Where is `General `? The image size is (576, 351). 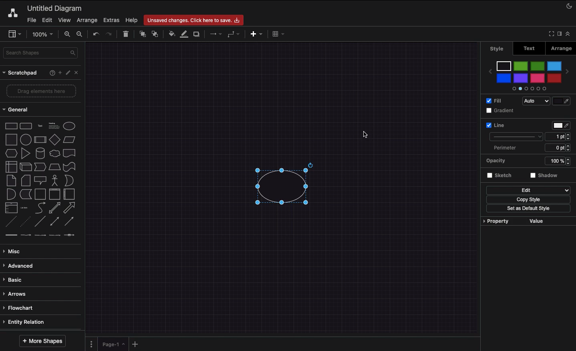 General  is located at coordinates (20, 110).